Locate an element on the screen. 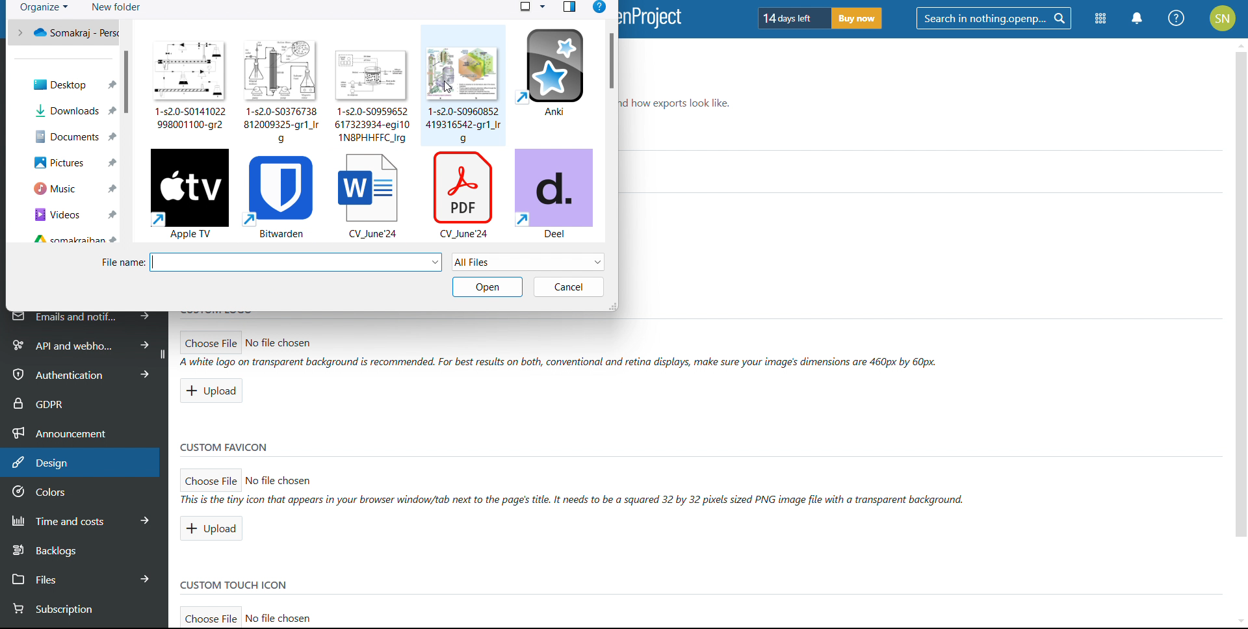 This screenshot has width=1248, height=629. api and webhooks is located at coordinates (77, 343).